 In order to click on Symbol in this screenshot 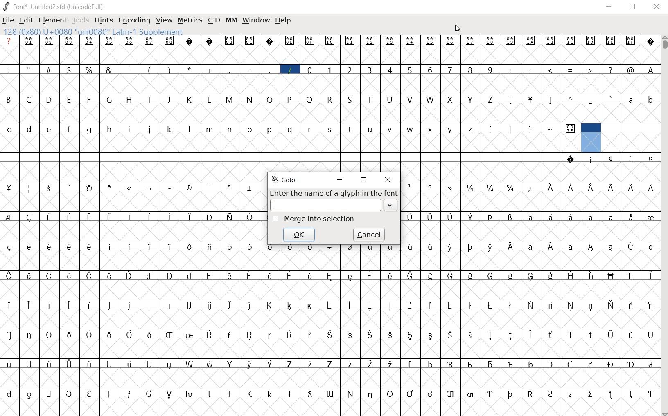, I will do `click(551, 41)`.